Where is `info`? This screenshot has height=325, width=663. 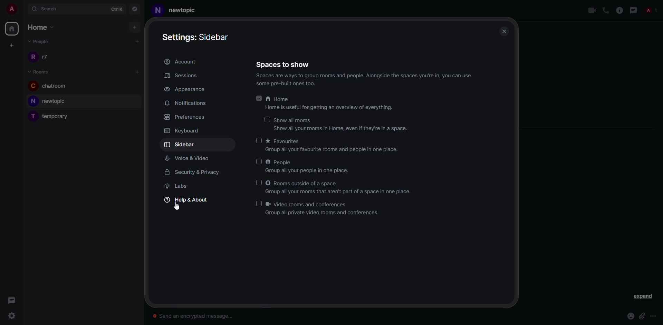
info is located at coordinates (342, 129).